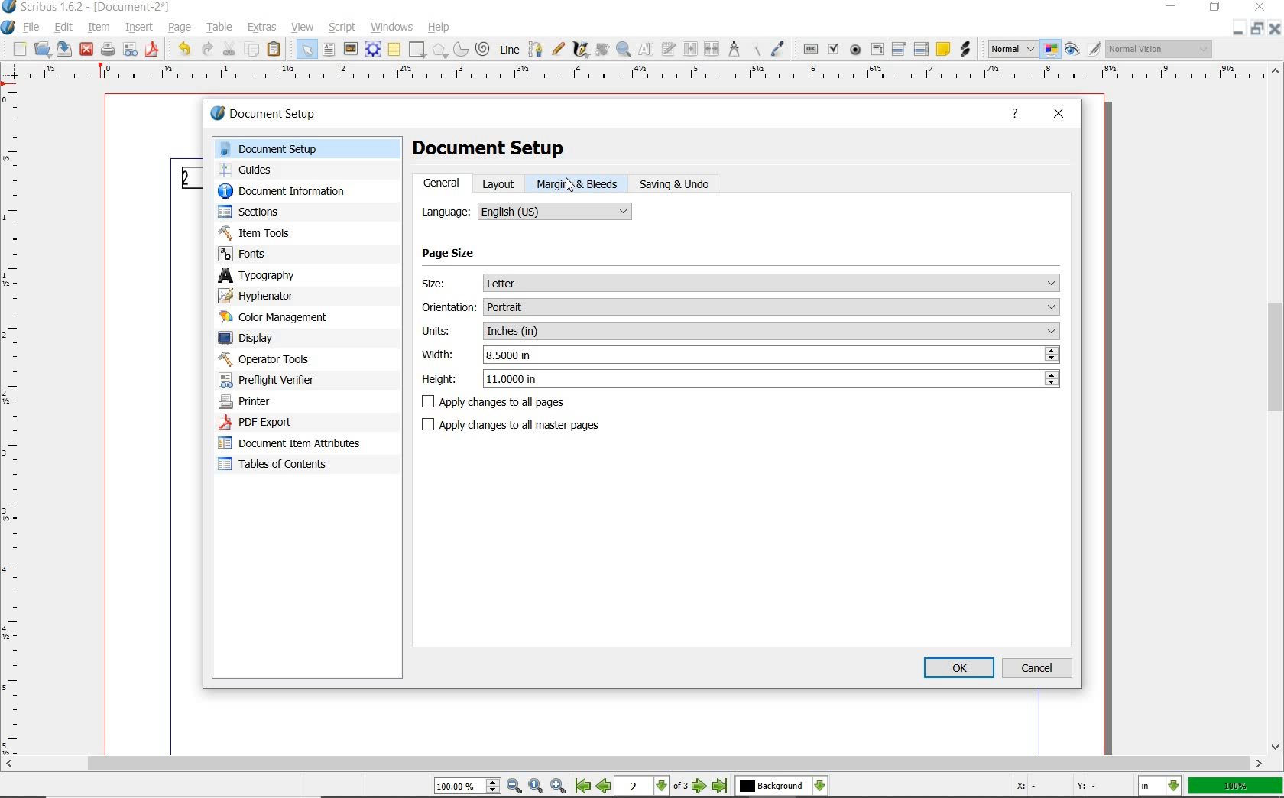  I want to click on pdf push button, so click(812, 50).